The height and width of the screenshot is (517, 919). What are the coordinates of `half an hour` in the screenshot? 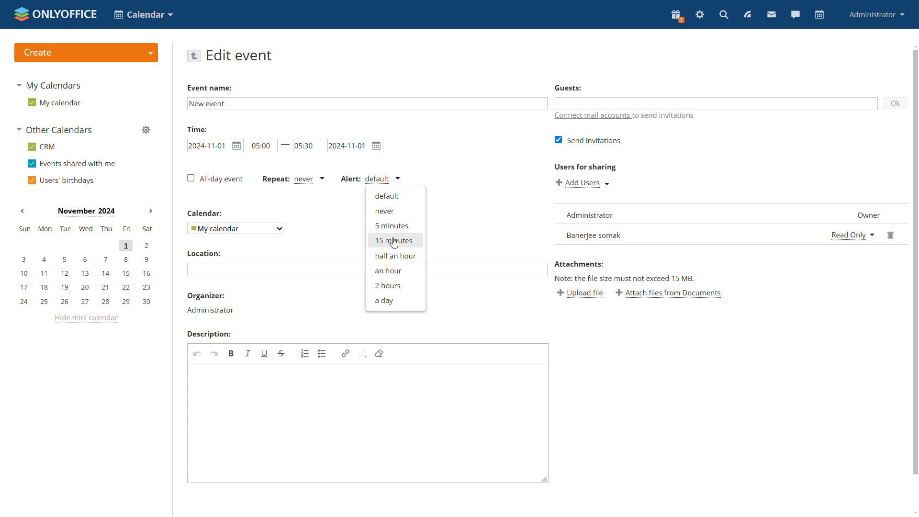 It's located at (395, 256).